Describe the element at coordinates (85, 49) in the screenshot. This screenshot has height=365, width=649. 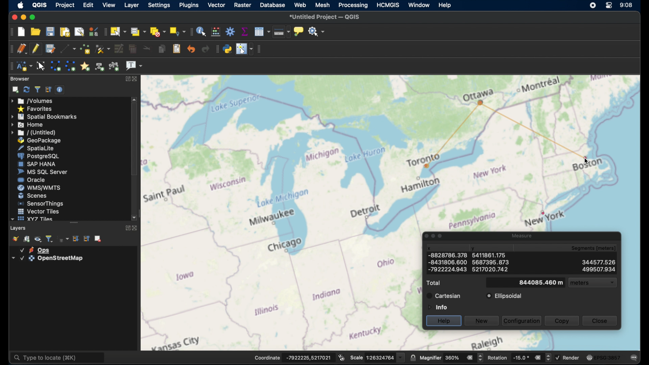
I see `add point features` at that location.